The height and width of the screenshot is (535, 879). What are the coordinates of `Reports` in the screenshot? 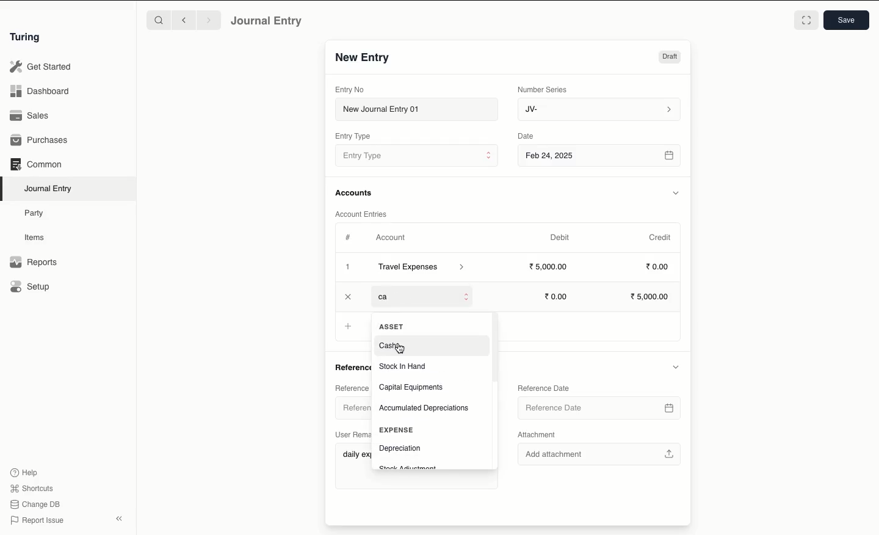 It's located at (34, 262).